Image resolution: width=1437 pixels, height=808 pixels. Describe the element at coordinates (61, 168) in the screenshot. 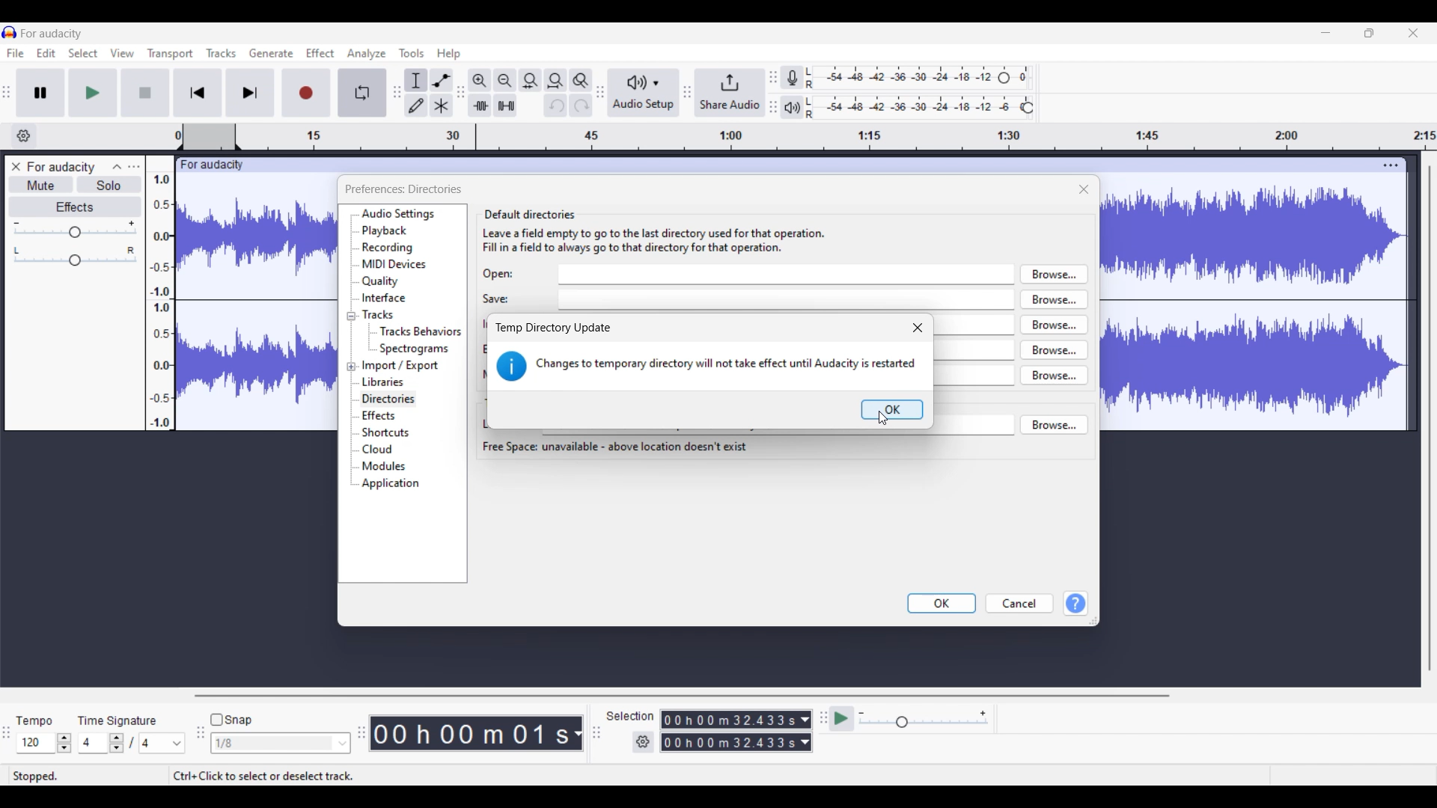

I see `Project name` at that location.